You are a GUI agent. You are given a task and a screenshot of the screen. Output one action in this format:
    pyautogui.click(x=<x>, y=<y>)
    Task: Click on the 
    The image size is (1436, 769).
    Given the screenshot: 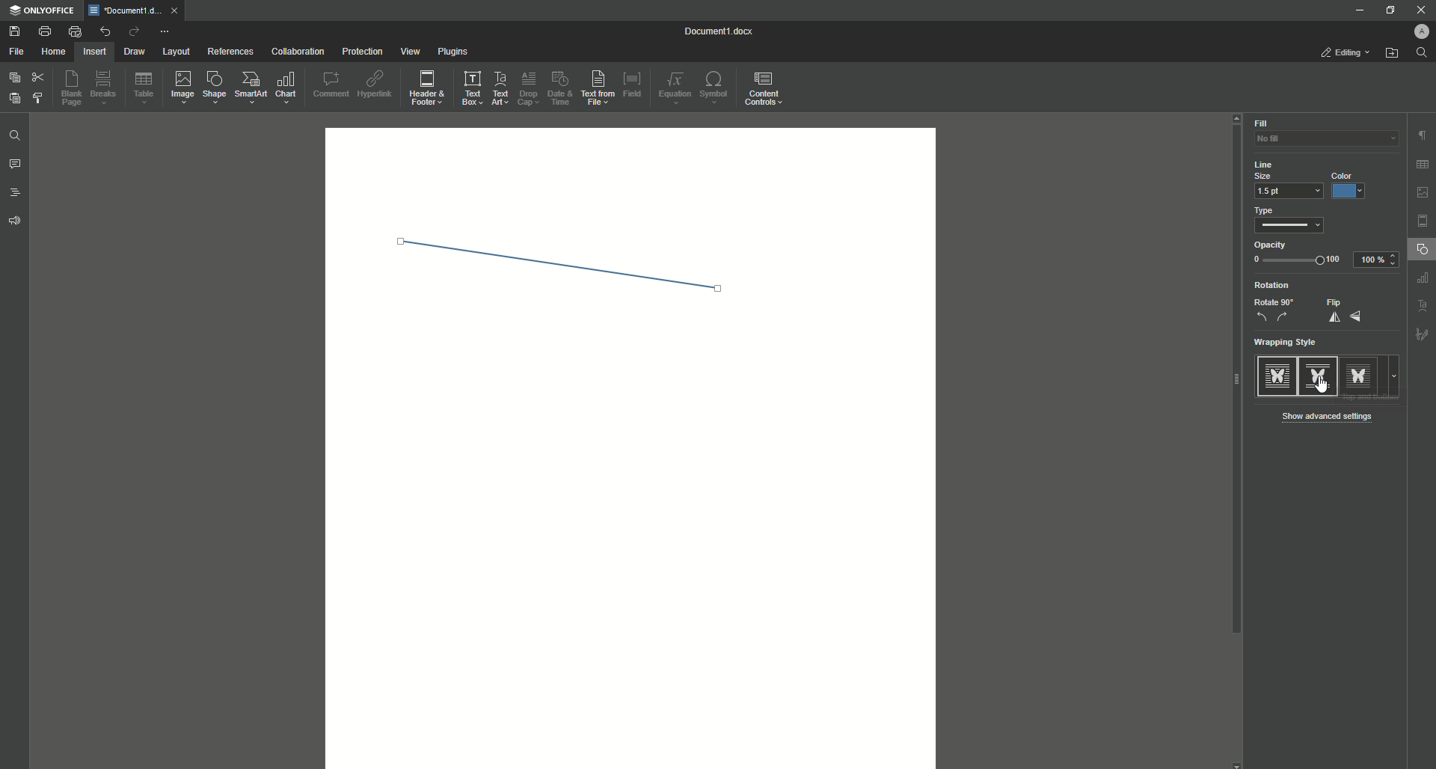 What is the action you would take?
    pyautogui.click(x=46, y=29)
    